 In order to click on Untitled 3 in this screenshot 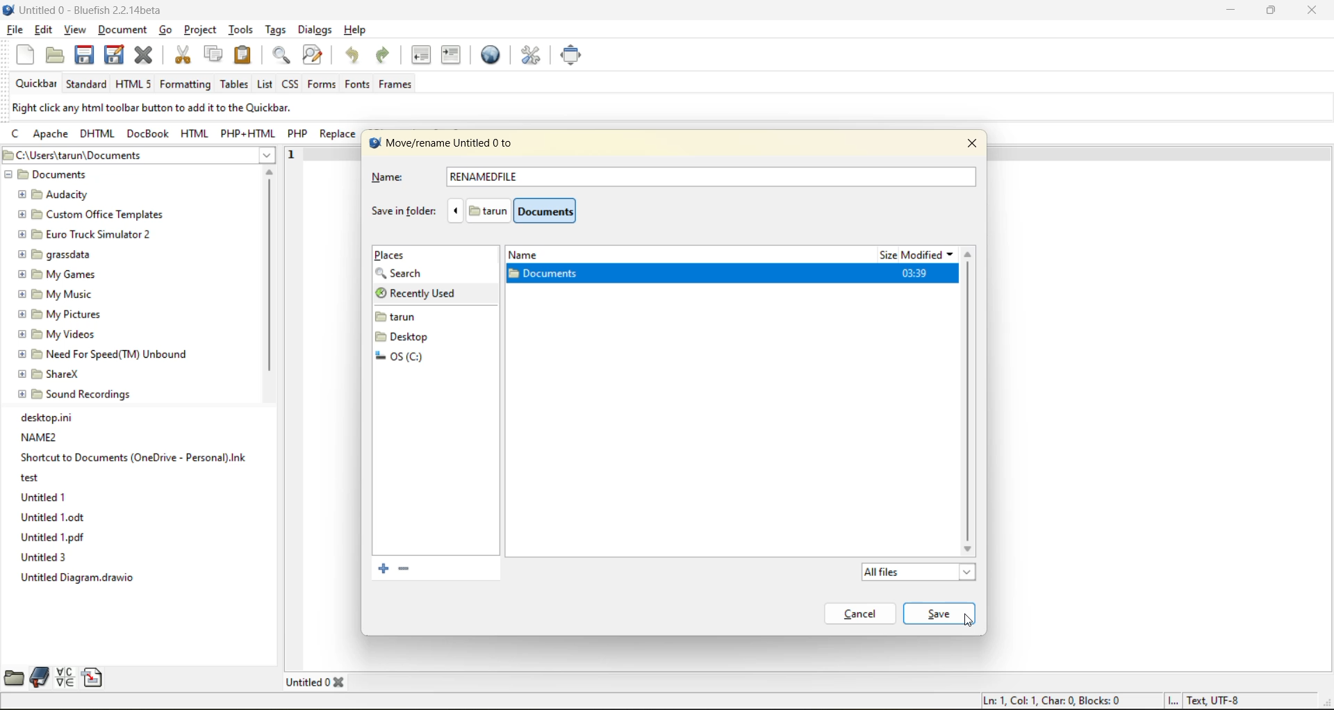, I will do `click(42, 558)`.